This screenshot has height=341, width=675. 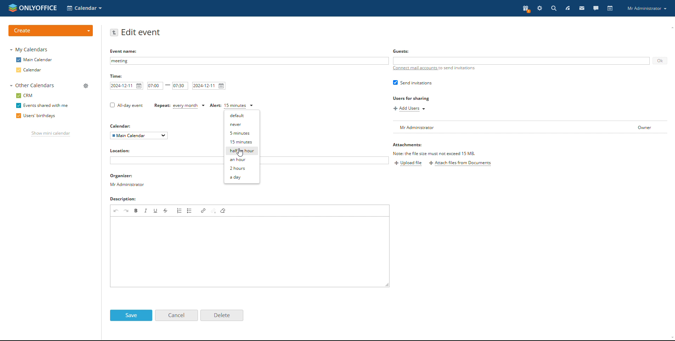 I want to click on end time, so click(x=180, y=86).